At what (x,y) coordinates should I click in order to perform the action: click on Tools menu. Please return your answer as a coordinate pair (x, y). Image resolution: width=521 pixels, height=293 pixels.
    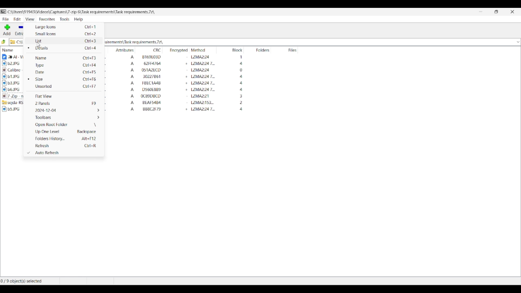
    Looking at the image, I should click on (65, 19).